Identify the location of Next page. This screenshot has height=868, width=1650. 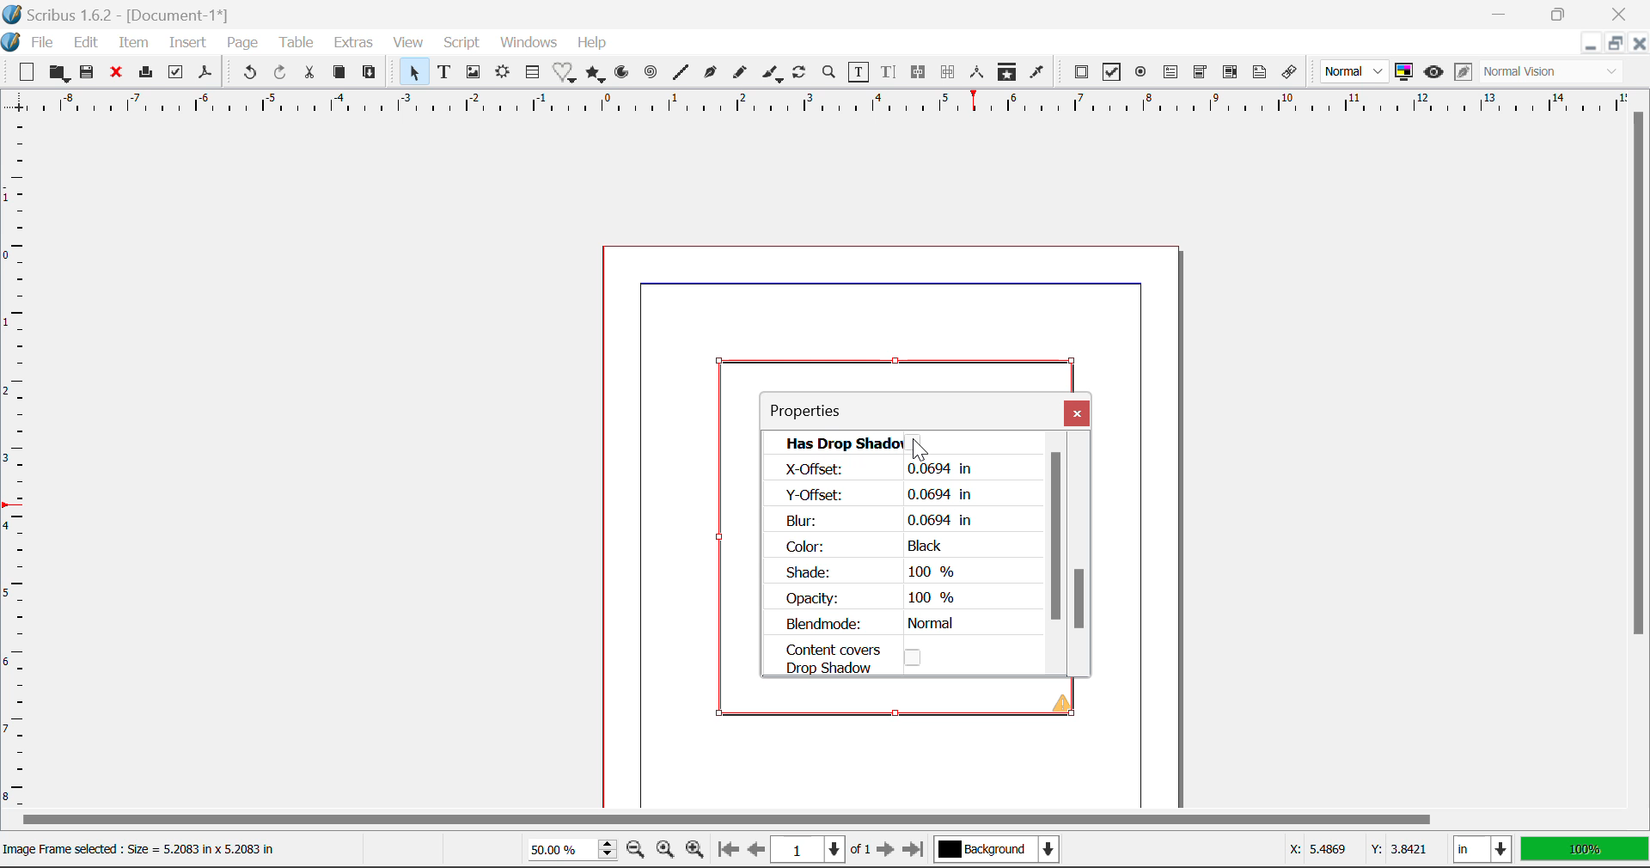
(887, 850).